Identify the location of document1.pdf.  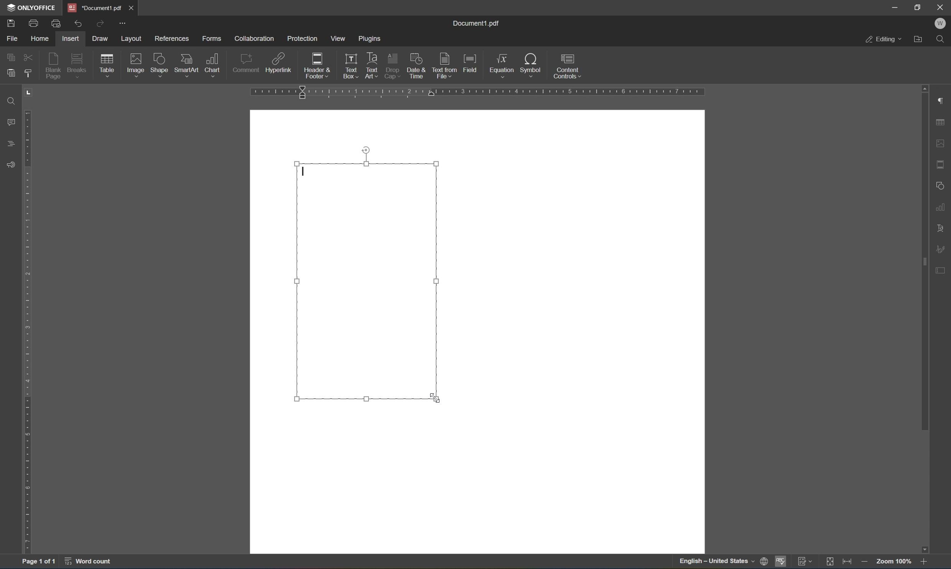
(475, 23).